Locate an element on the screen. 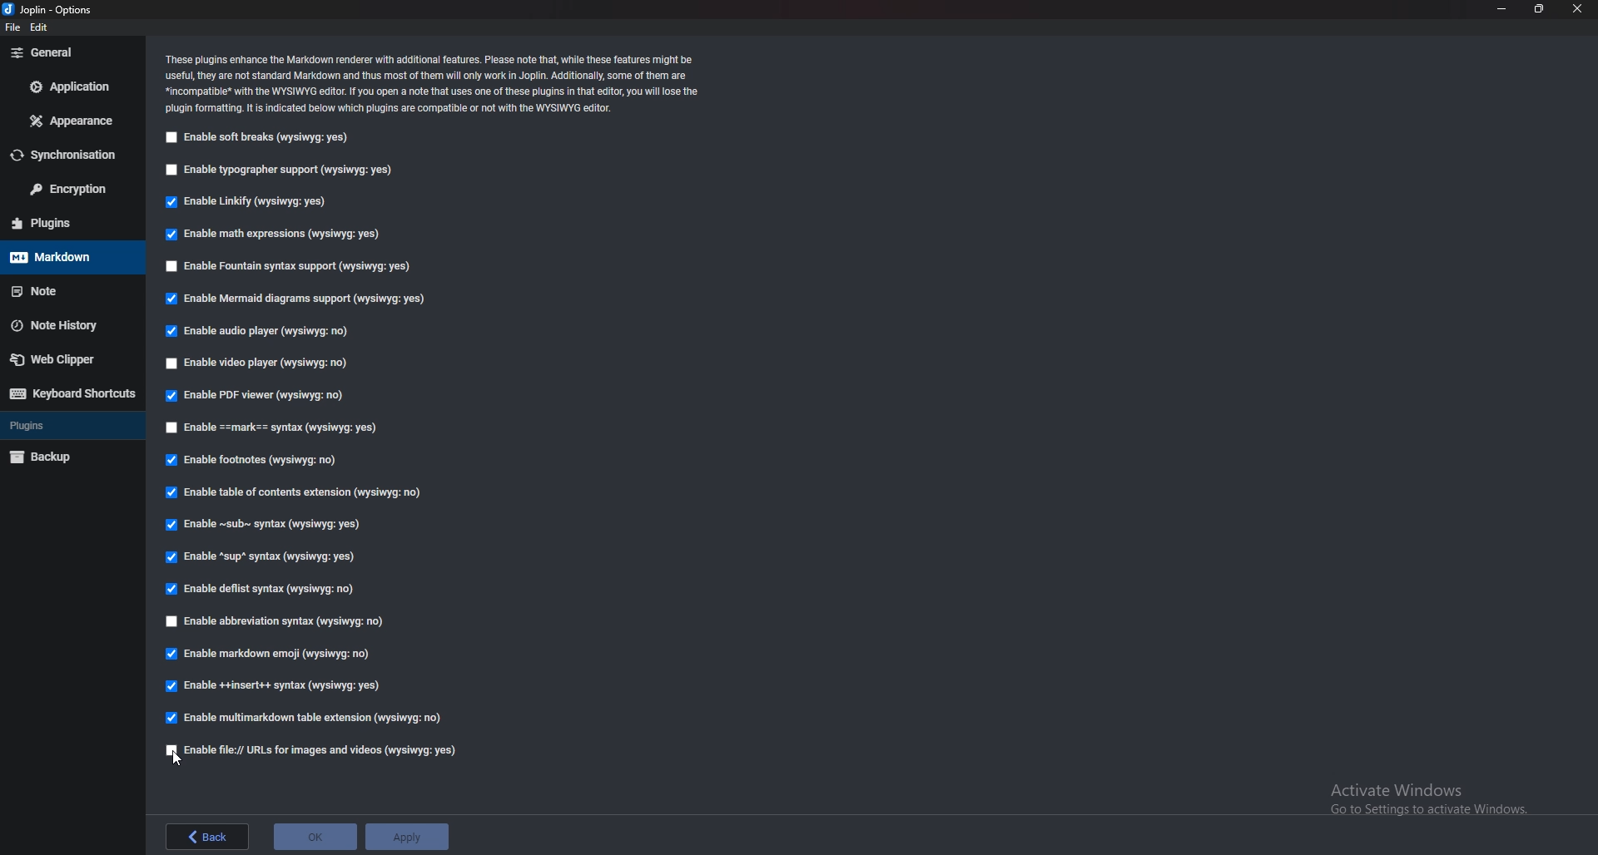  plugins is located at coordinates (60, 223).